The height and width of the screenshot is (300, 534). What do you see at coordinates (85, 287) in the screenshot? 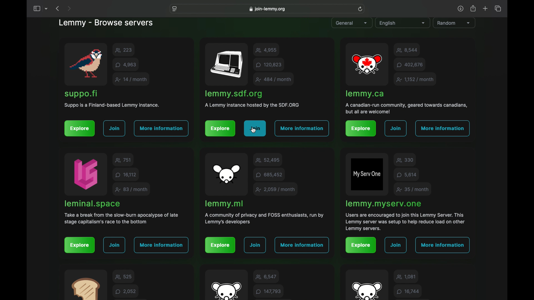
I see `toast icon` at bounding box center [85, 287].